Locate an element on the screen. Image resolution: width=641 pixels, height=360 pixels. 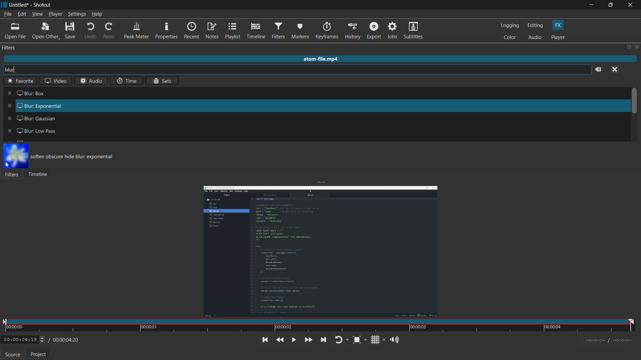
quickly play forward is located at coordinates (307, 340).